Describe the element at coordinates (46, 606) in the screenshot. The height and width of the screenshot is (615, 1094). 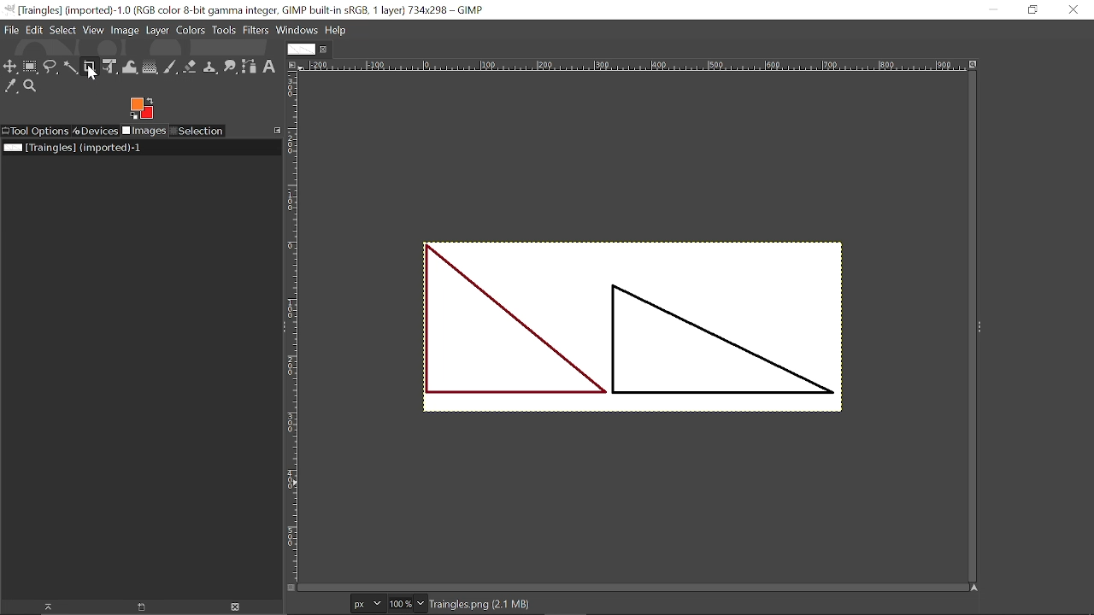
I see `Raise this image display` at that location.